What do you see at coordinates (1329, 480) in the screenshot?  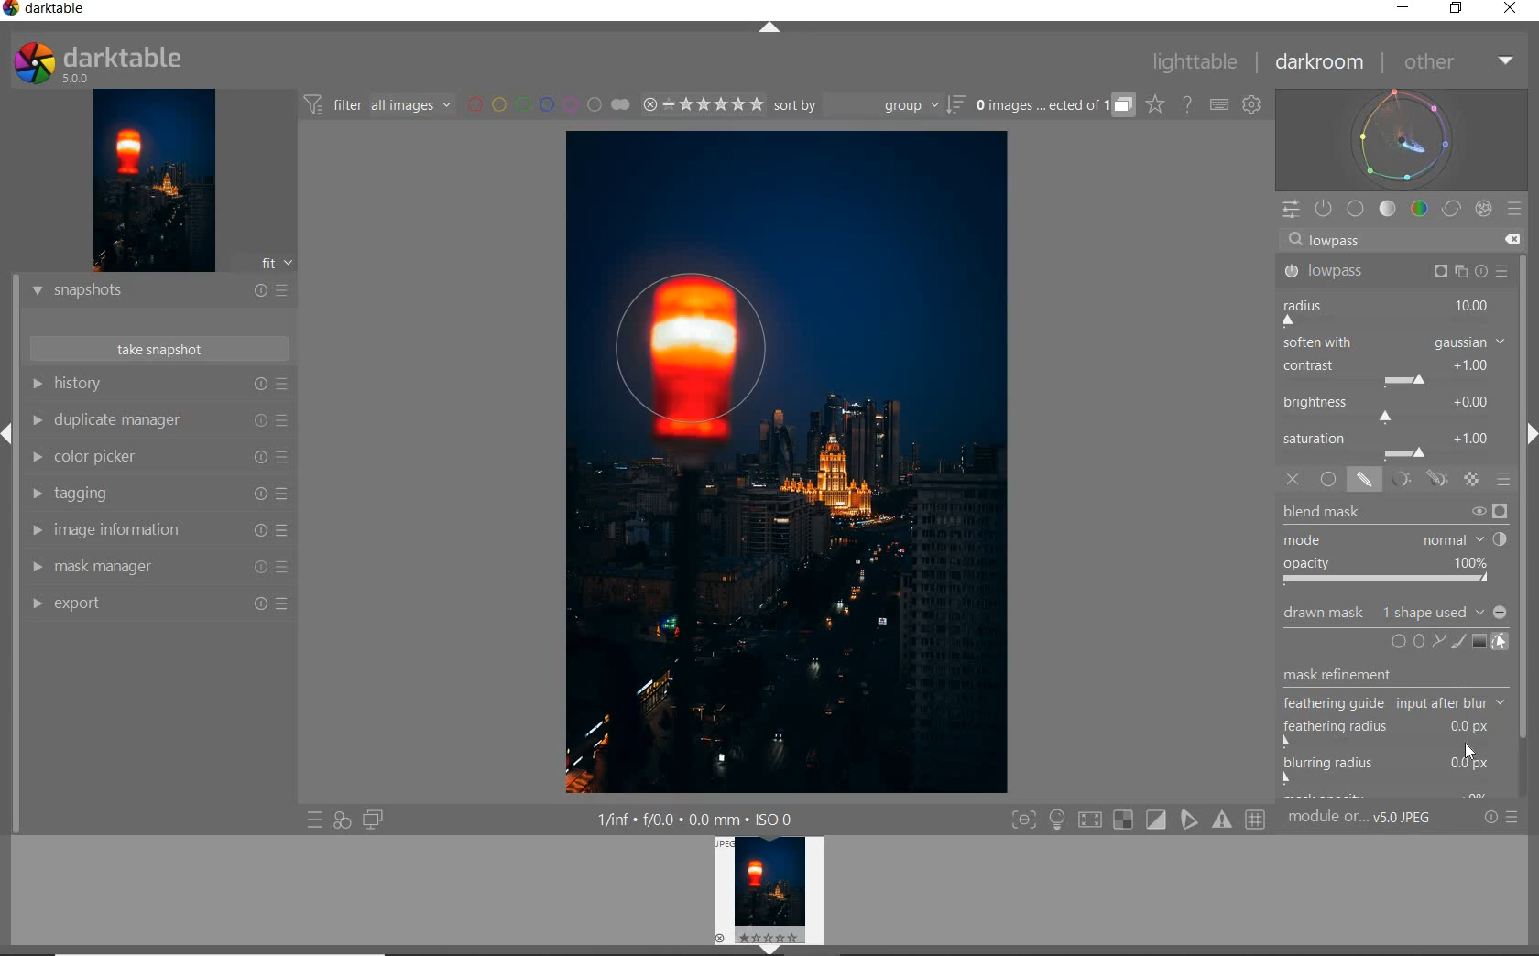 I see `UNIFORMLY` at bounding box center [1329, 480].